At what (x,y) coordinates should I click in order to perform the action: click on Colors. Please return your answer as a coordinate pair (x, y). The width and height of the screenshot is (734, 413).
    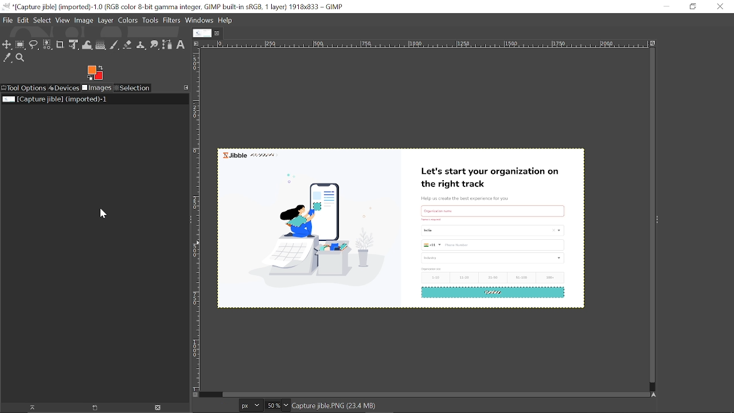
    Looking at the image, I should click on (128, 20).